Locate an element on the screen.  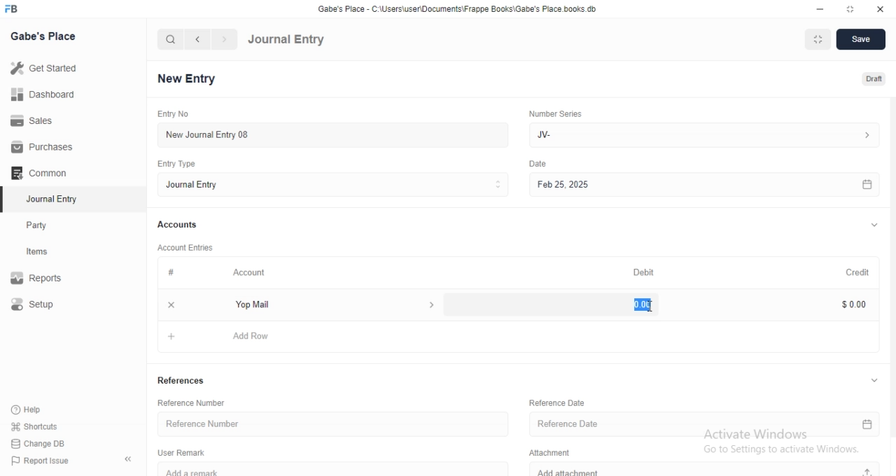
resize is located at coordinates (848, 8).